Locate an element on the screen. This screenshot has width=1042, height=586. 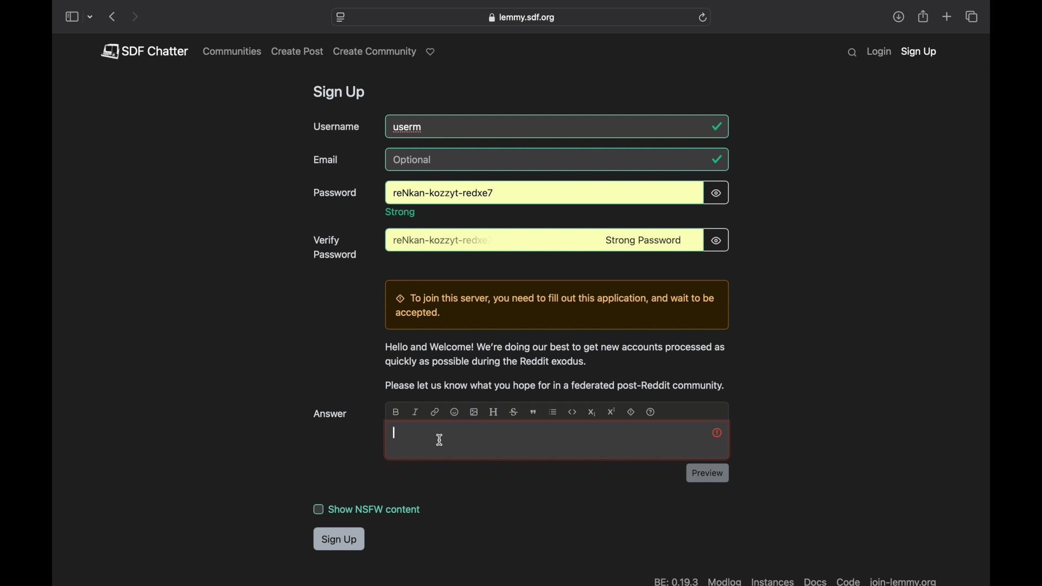
trong is located at coordinates (401, 212).